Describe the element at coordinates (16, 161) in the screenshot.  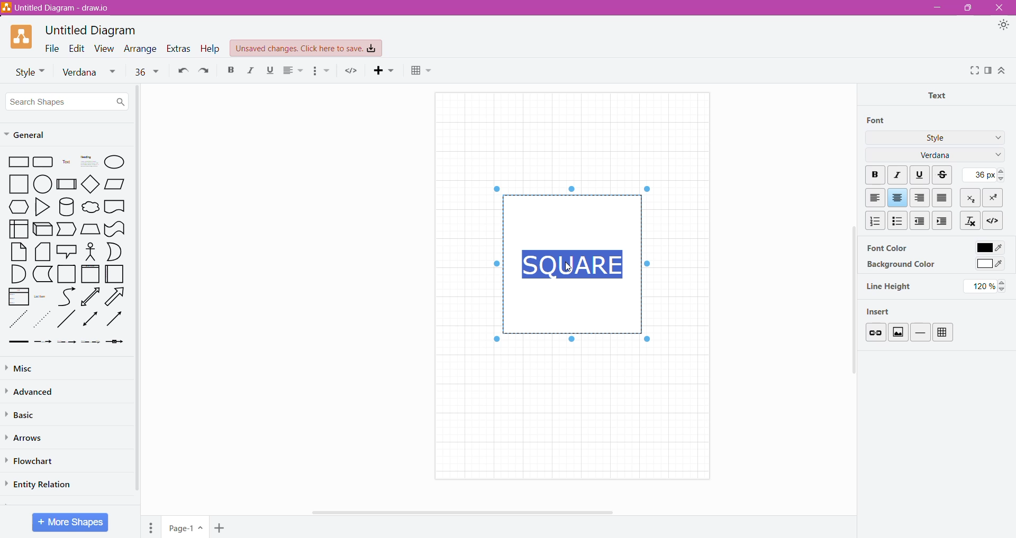
I see `Rectangle` at that location.